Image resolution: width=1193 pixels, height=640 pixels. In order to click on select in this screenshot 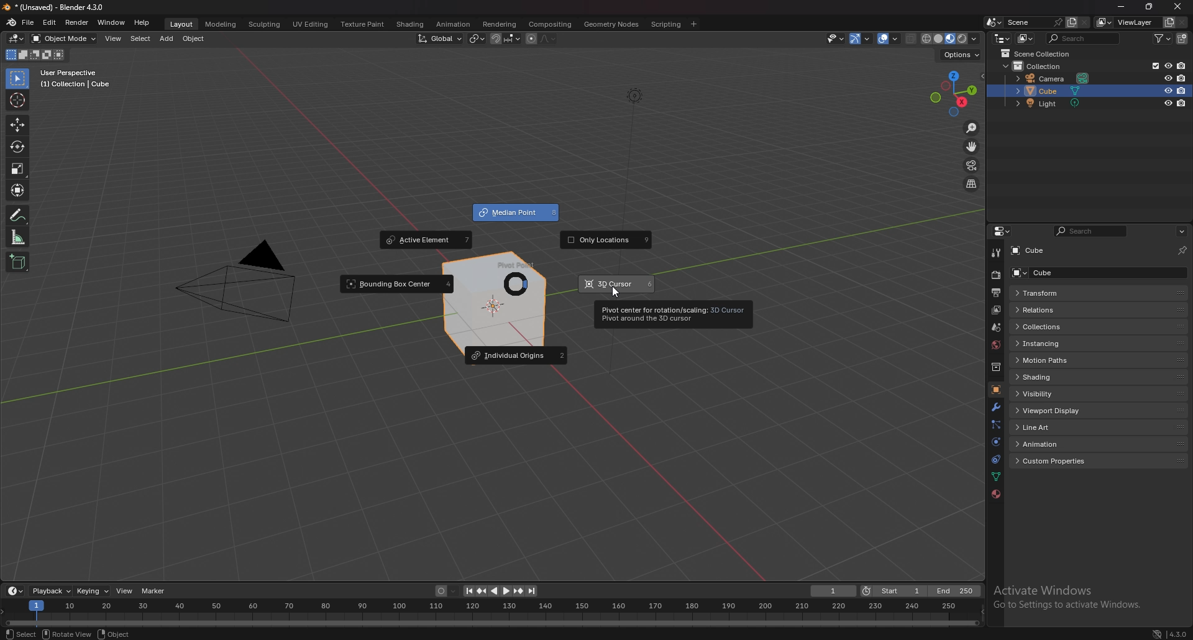, I will do `click(140, 39)`.